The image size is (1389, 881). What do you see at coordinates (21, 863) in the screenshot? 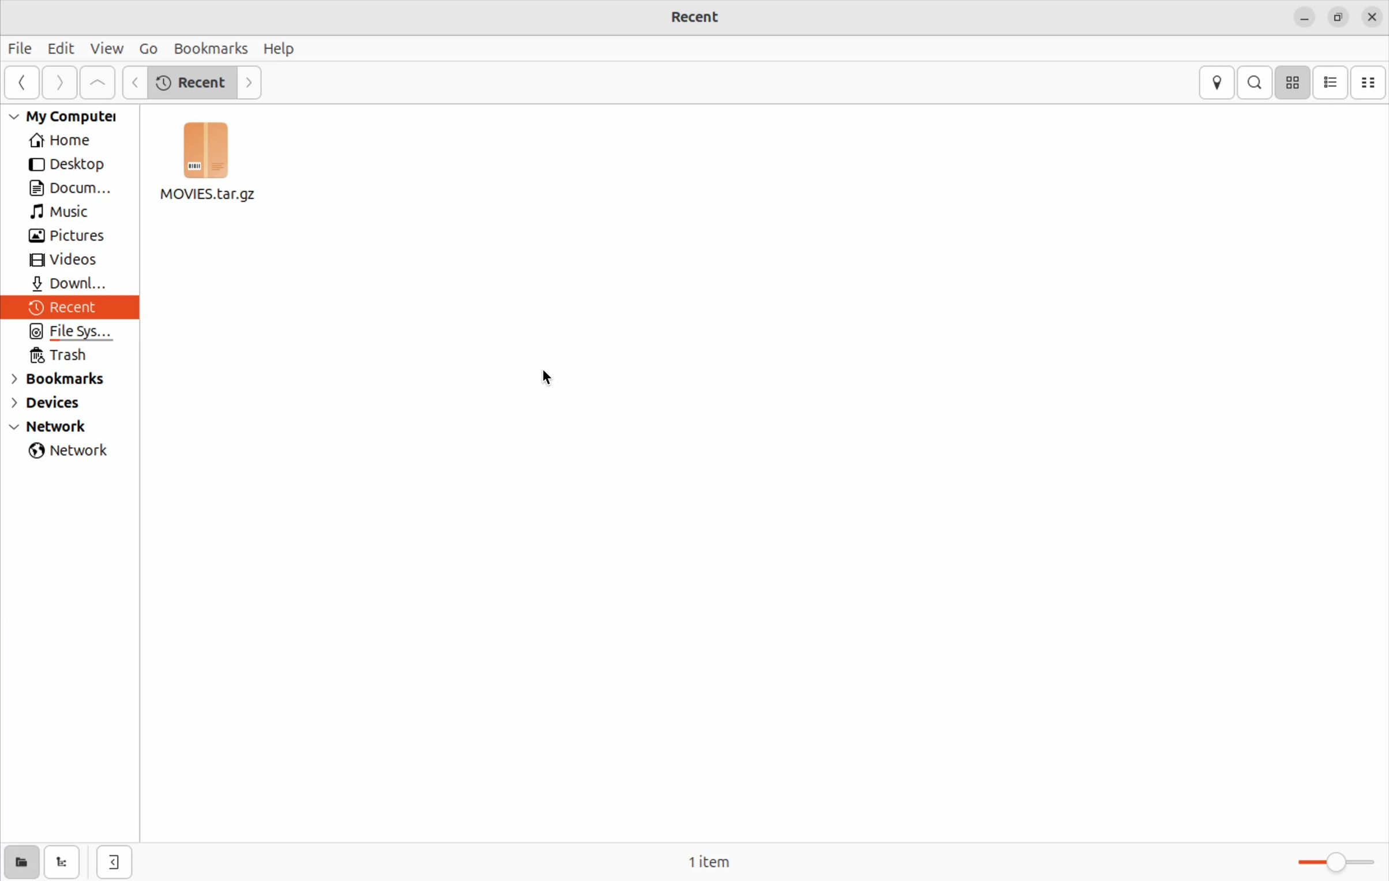
I see `show places` at bounding box center [21, 863].